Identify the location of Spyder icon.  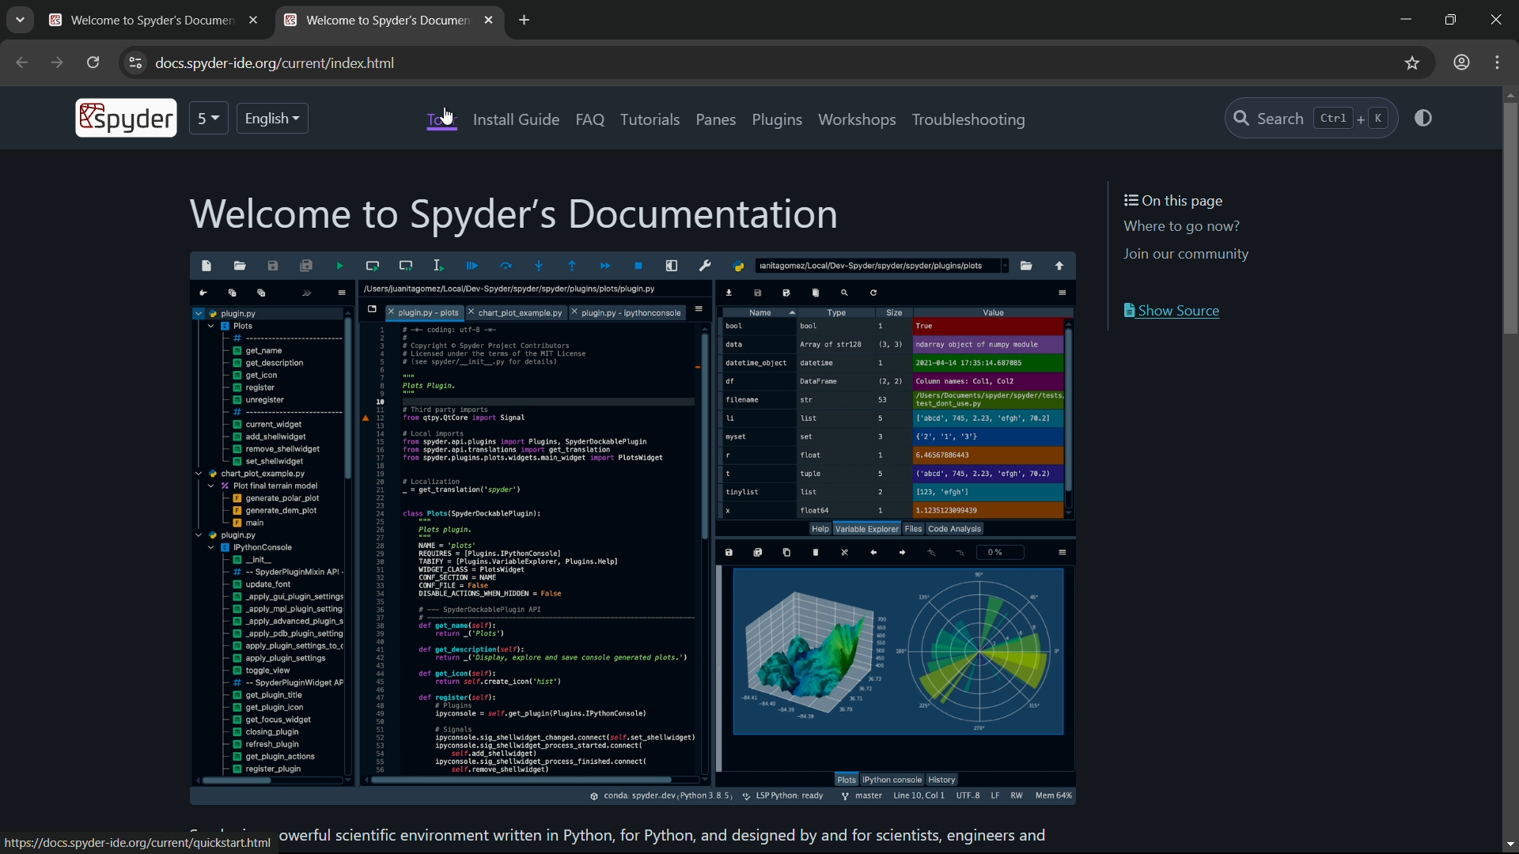
(127, 119).